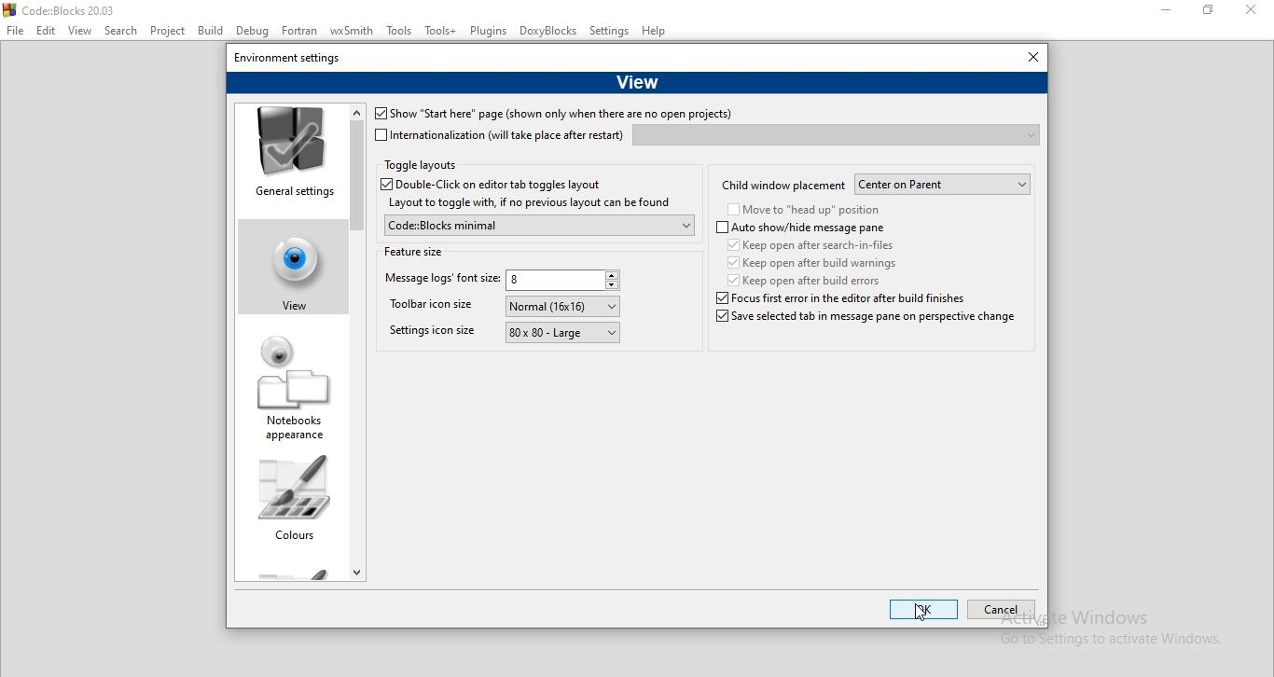 The width and height of the screenshot is (1274, 677). What do you see at coordinates (564, 282) in the screenshot?
I see `8` at bounding box center [564, 282].